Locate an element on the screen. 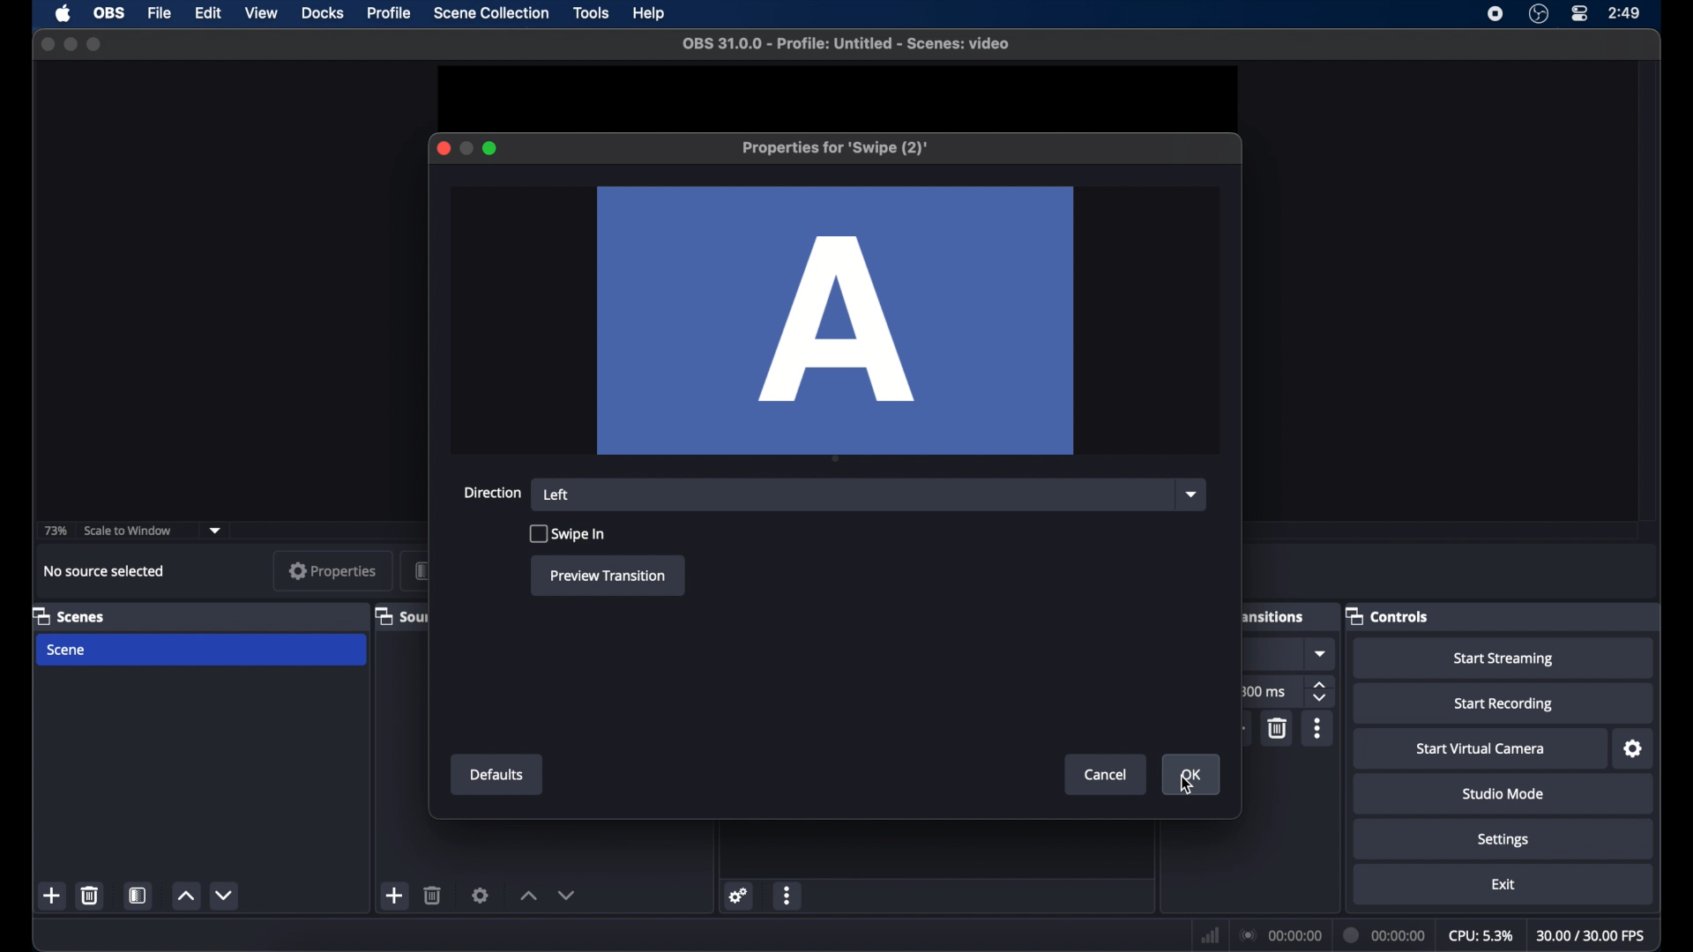 Image resolution: width=1693 pixels, height=952 pixels. properties for swipe (2) is located at coordinates (832, 148).